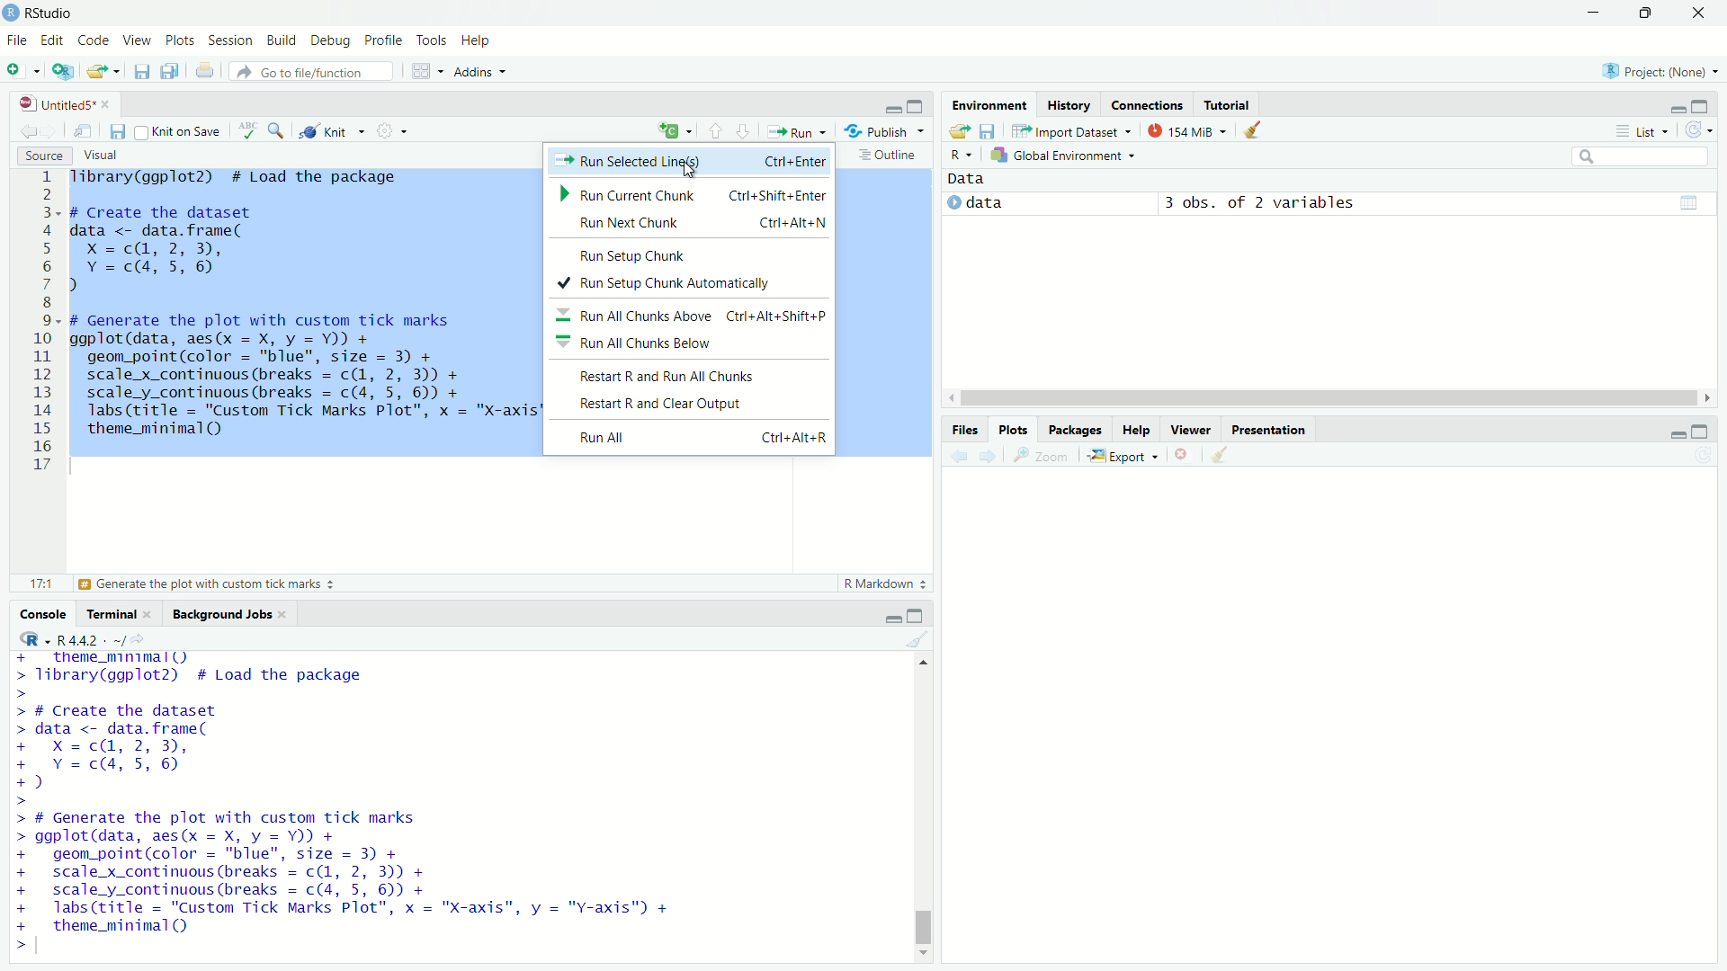 The width and height of the screenshot is (1727, 971). I want to click on code to generate the plot with custom tick marks, so click(357, 871).